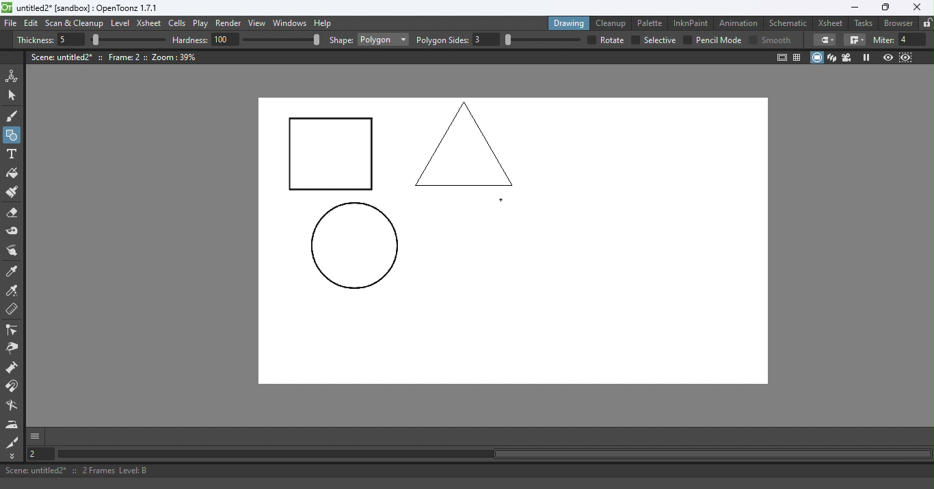  I want to click on 100, so click(226, 39).